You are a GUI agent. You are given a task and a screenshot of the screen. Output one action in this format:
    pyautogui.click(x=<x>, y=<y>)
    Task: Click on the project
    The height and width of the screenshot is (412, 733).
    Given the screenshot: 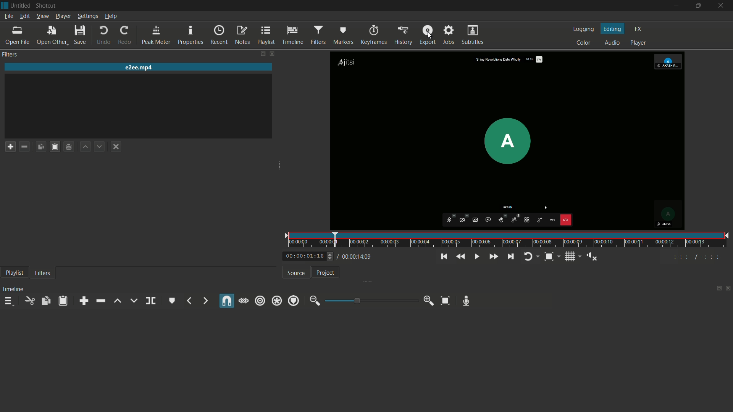 What is the action you would take?
    pyautogui.click(x=325, y=273)
    